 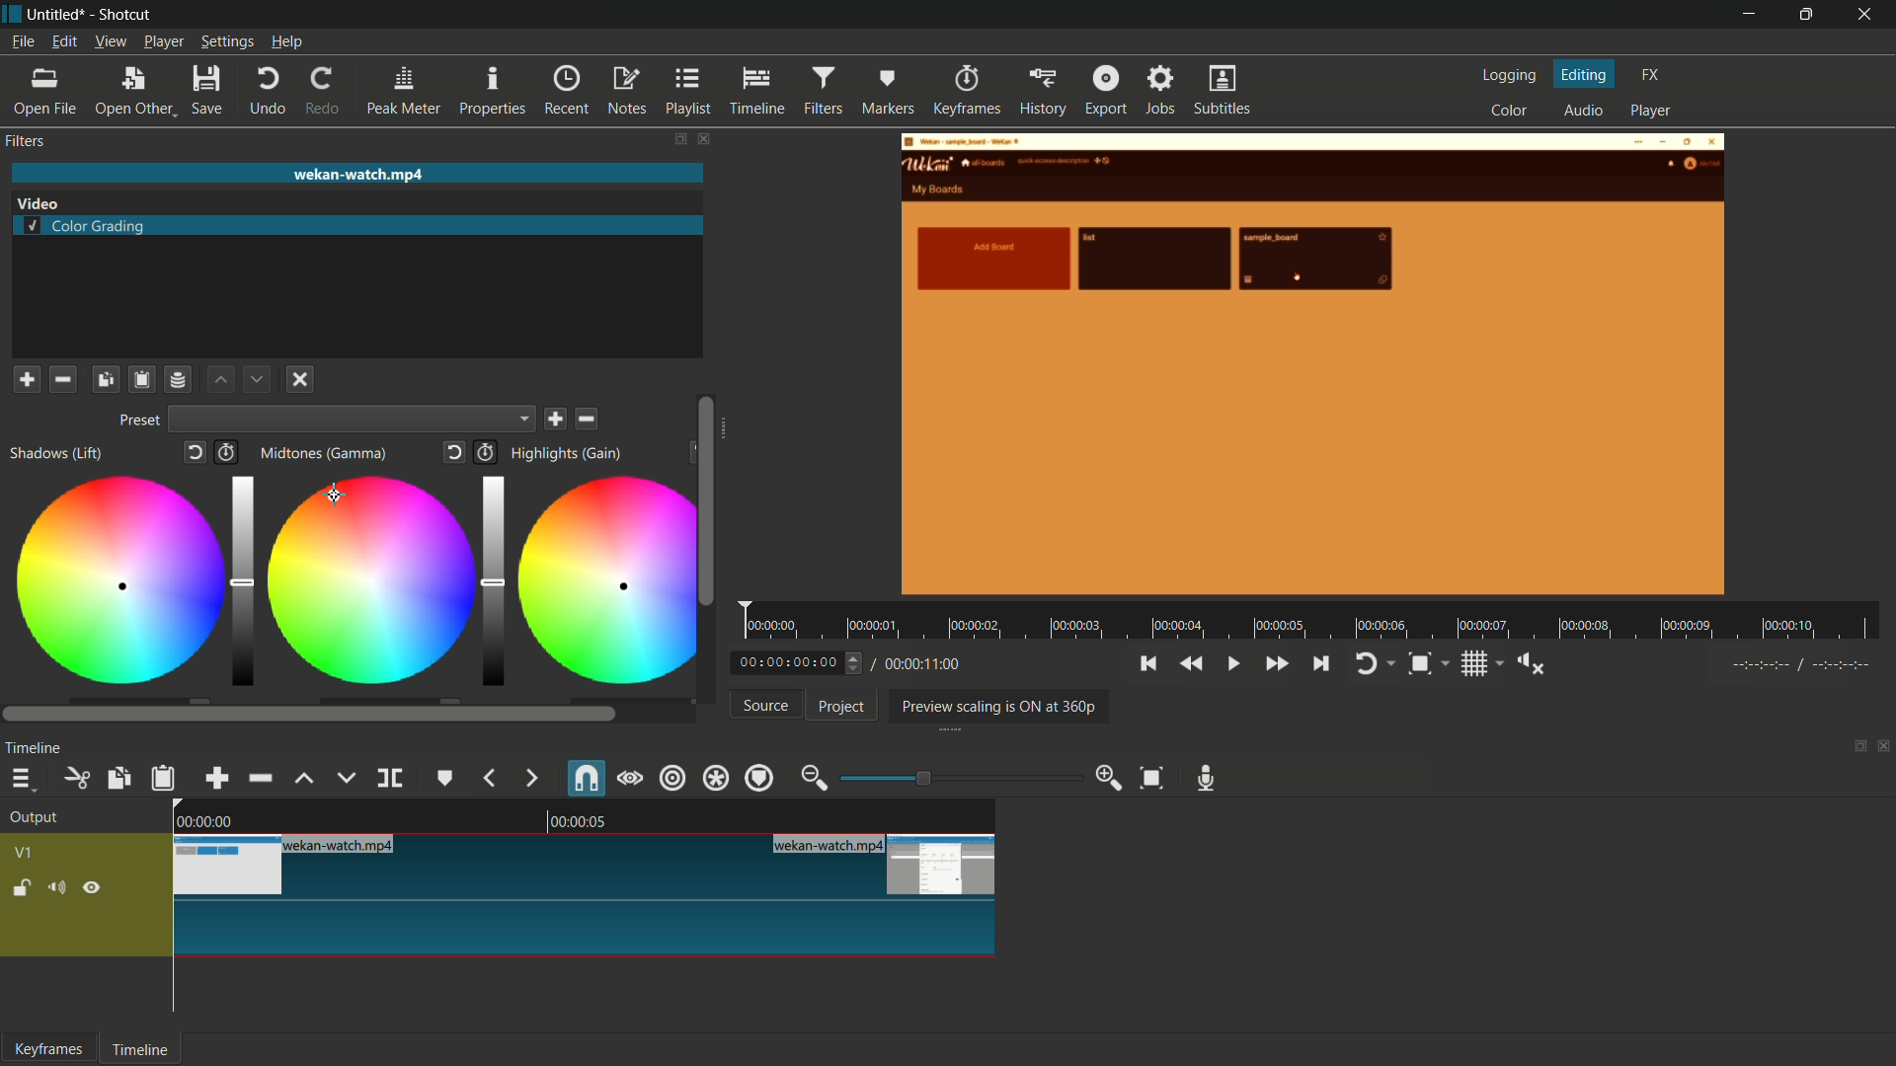 I want to click on undo, so click(x=269, y=91).